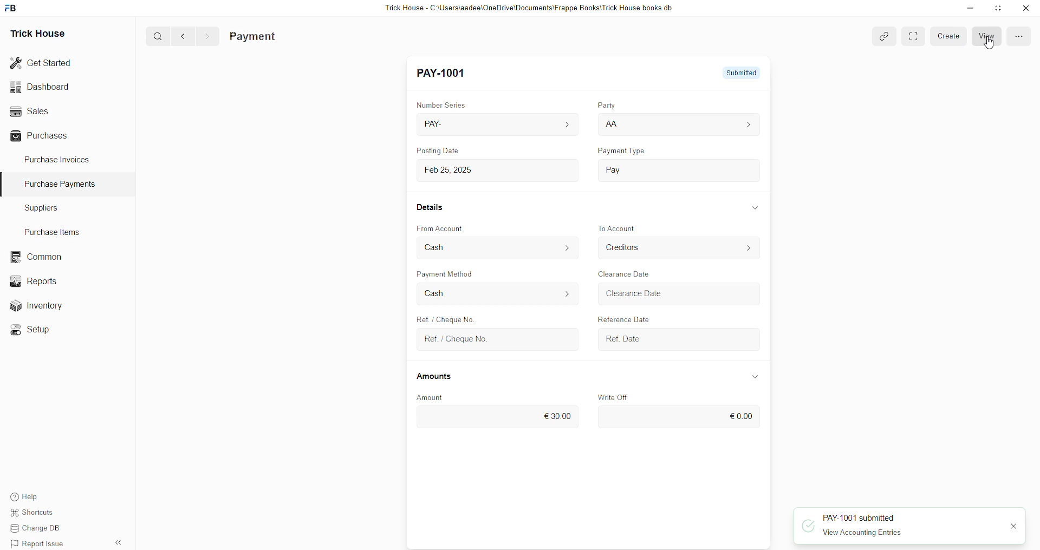  Describe the element at coordinates (41, 544) in the screenshot. I see `Report Issue` at that location.